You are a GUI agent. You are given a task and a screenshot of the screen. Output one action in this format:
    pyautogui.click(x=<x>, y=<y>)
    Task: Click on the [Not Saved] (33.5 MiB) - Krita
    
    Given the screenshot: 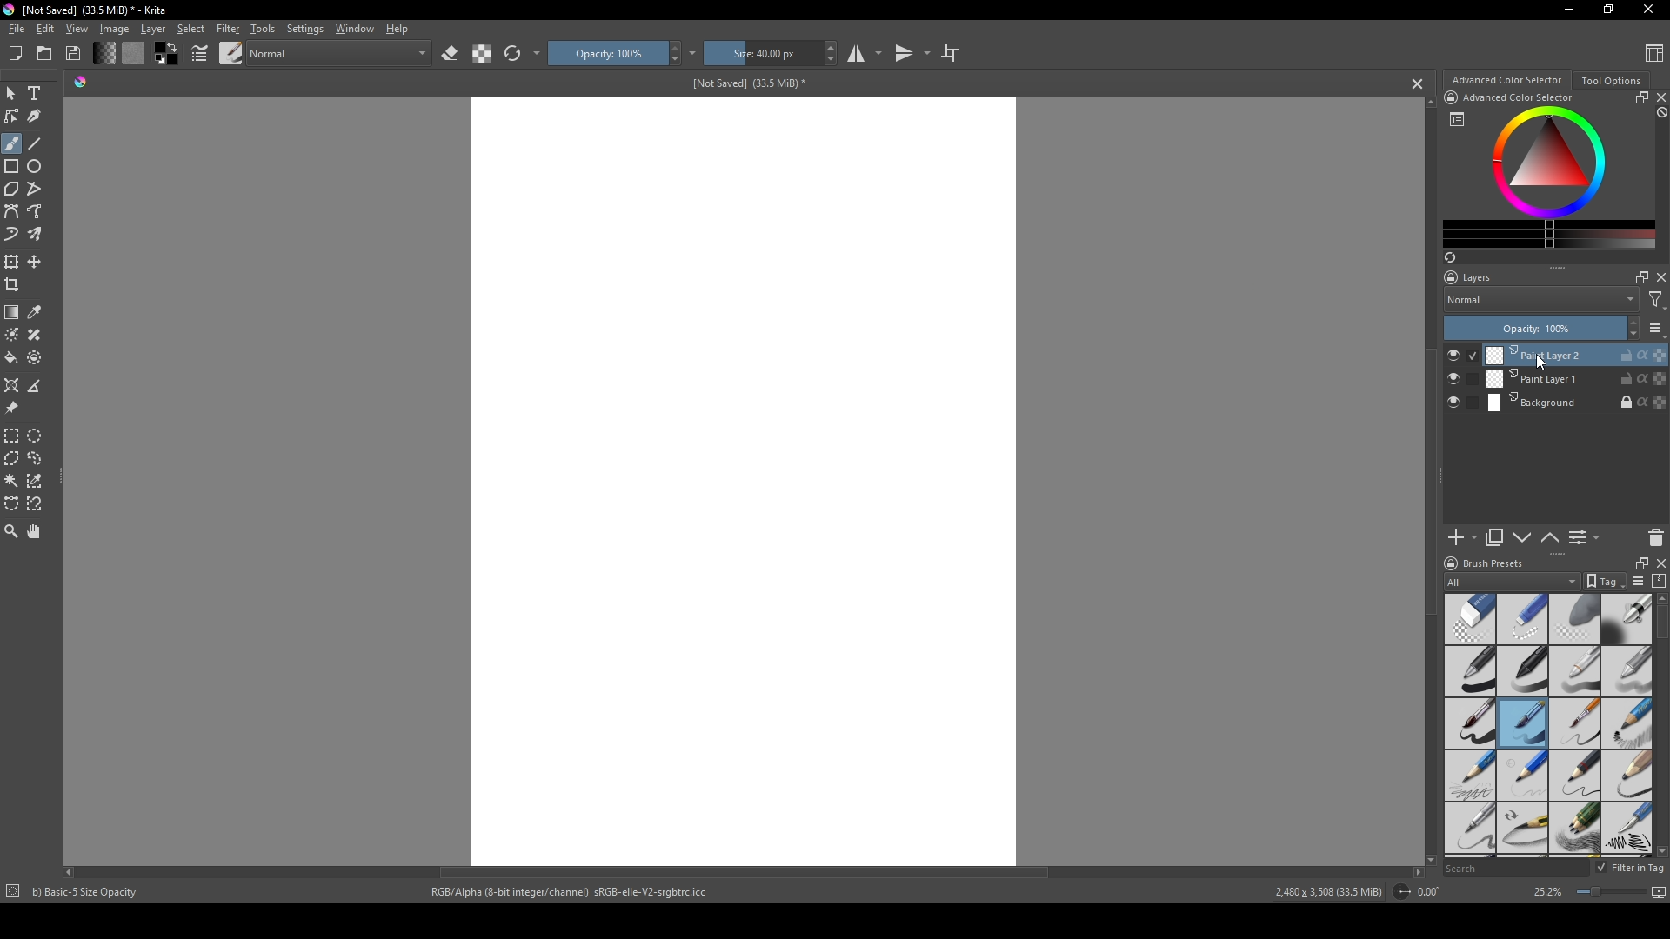 What is the action you would take?
    pyautogui.click(x=95, y=10)
    